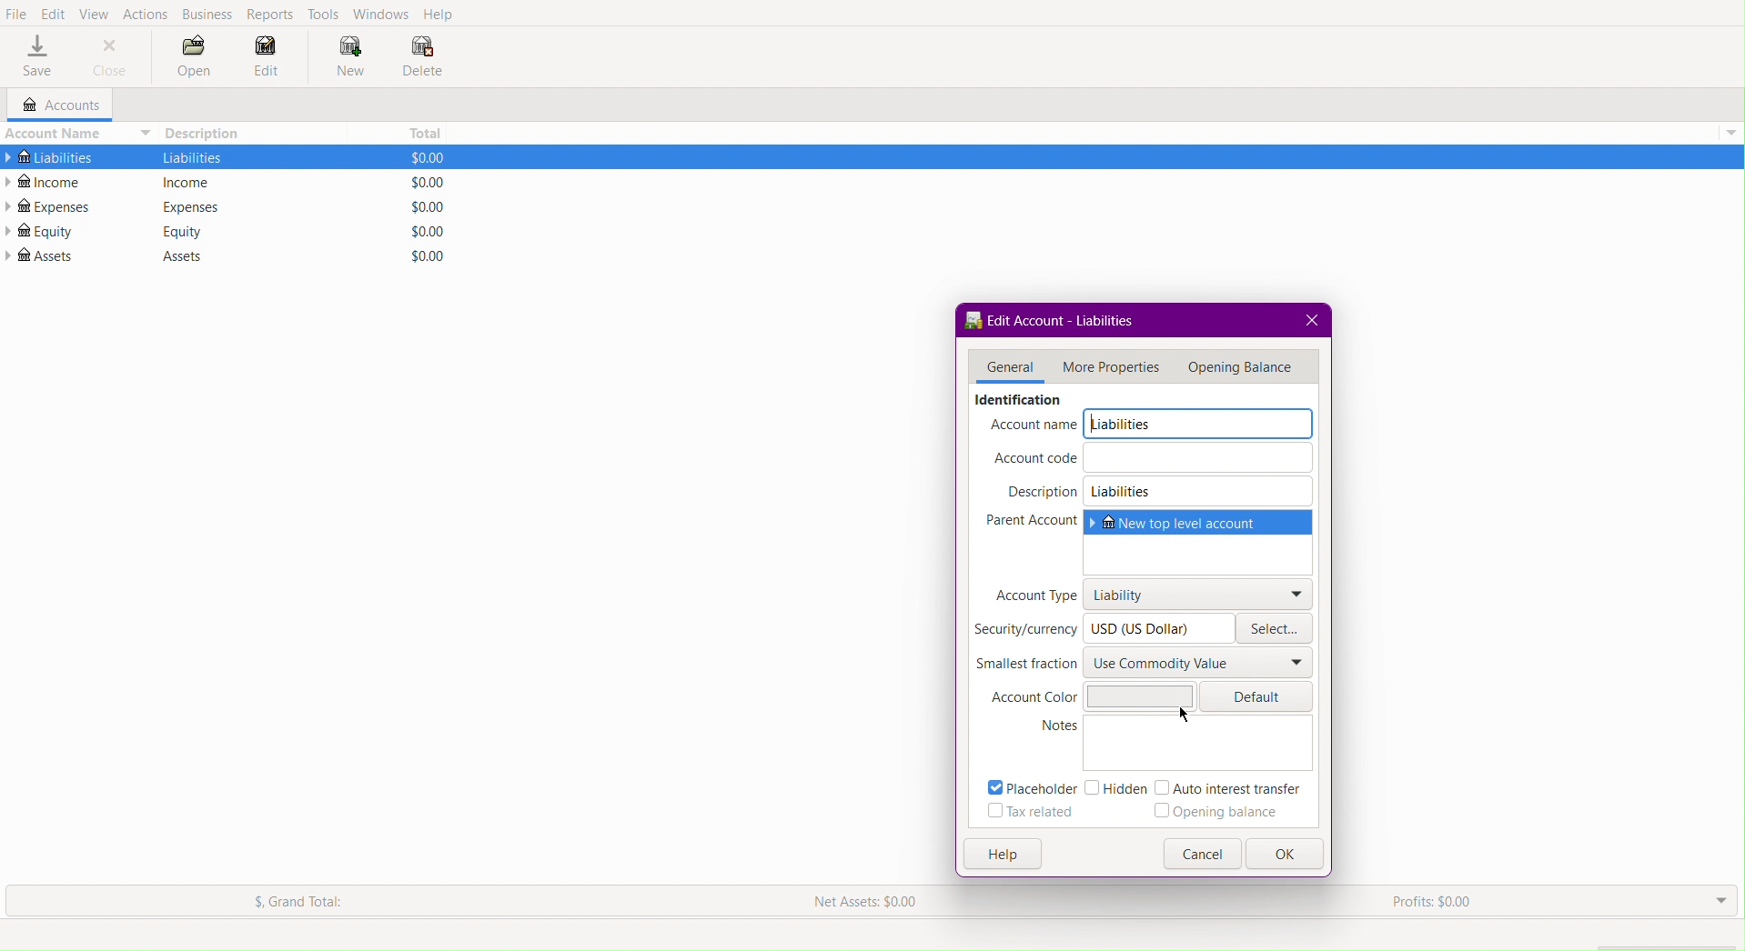 Image resolution: width=1745 pixels, height=951 pixels. What do you see at coordinates (1025, 628) in the screenshot?
I see `Security/currency` at bounding box center [1025, 628].